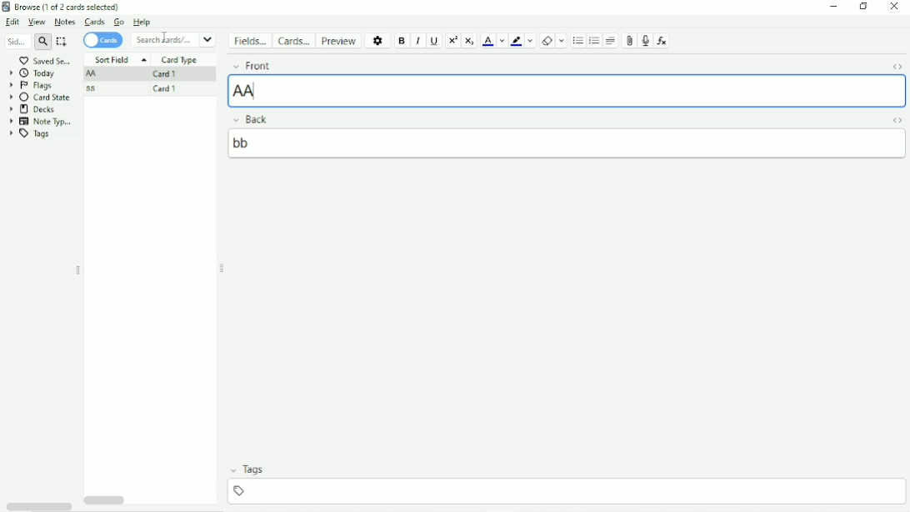 The image size is (910, 512). What do you see at coordinates (42, 122) in the screenshot?
I see `Note Type` at bounding box center [42, 122].